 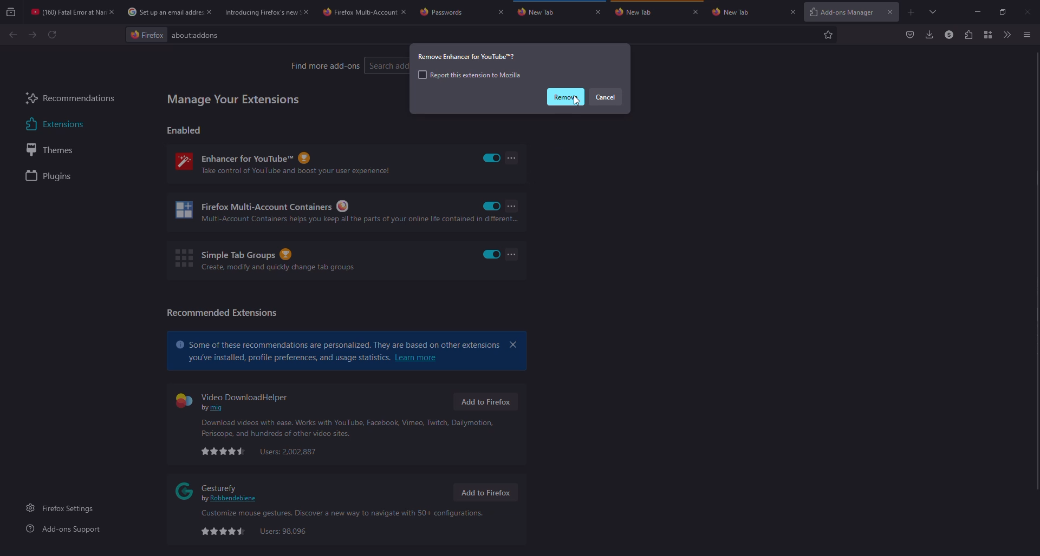 I want to click on Add current page to favorite, so click(x=828, y=35).